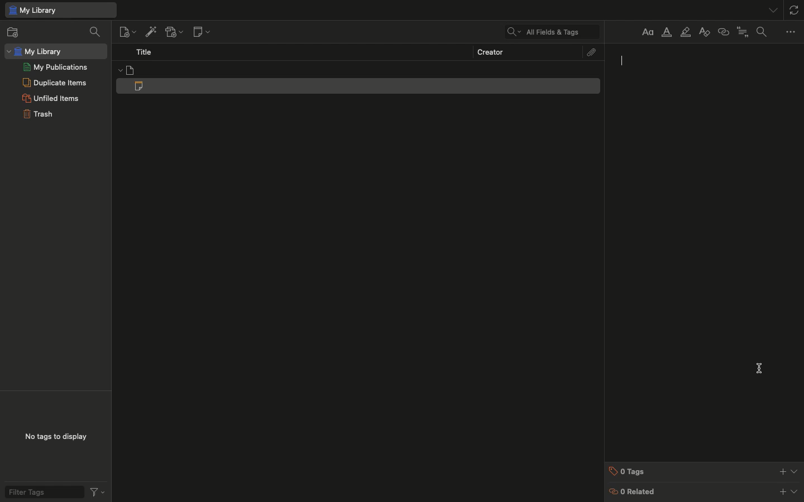 The image size is (804, 502). Describe the element at coordinates (174, 32) in the screenshot. I see `Add attachment` at that location.